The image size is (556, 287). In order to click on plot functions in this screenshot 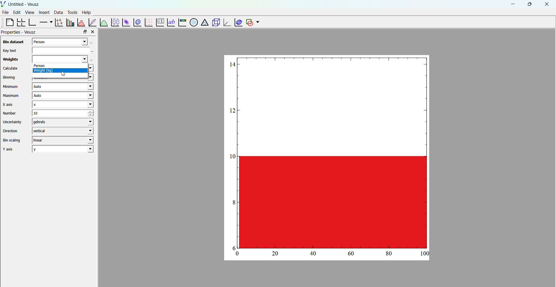, I will do `click(103, 22)`.